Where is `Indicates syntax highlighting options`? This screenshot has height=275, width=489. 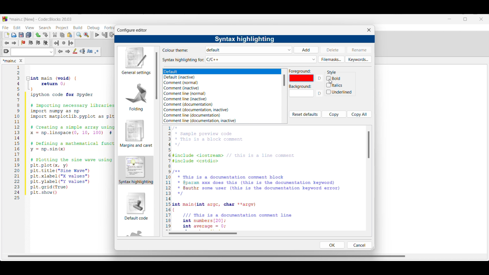 Indicates syntax highlighting options is located at coordinates (183, 60).